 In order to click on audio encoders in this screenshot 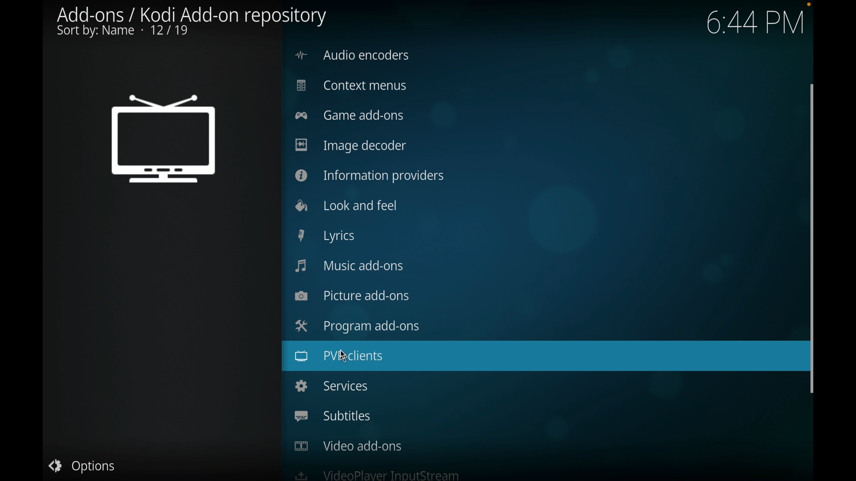, I will do `click(353, 55)`.